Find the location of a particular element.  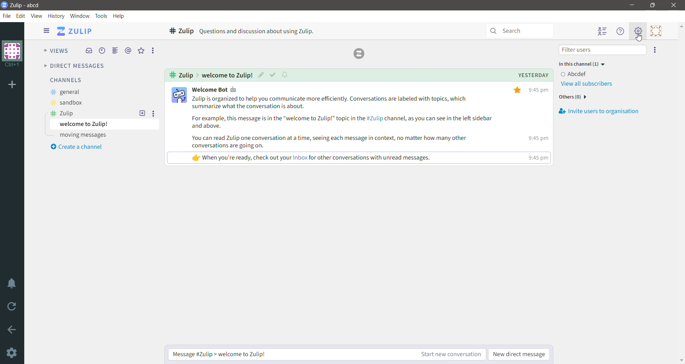

Zulip logo is located at coordinates (359, 53).